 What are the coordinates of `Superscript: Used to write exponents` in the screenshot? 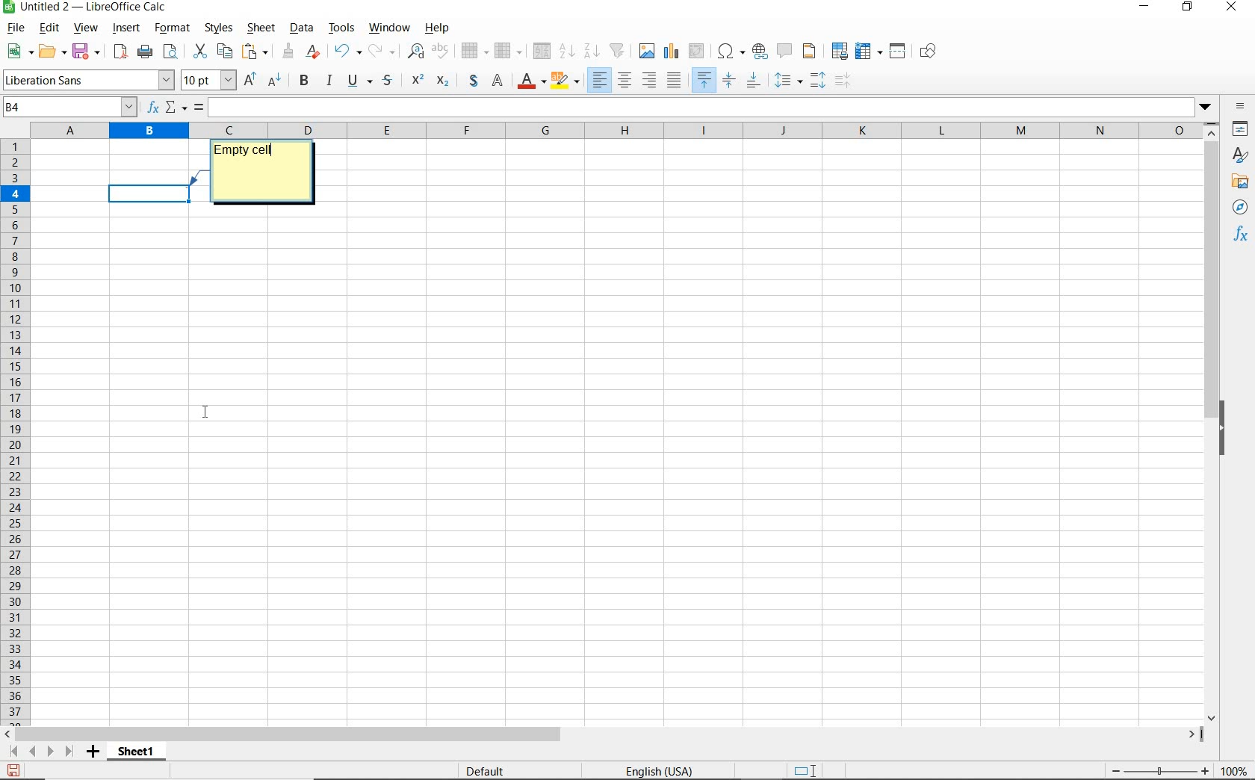 It's located at (414, 78).